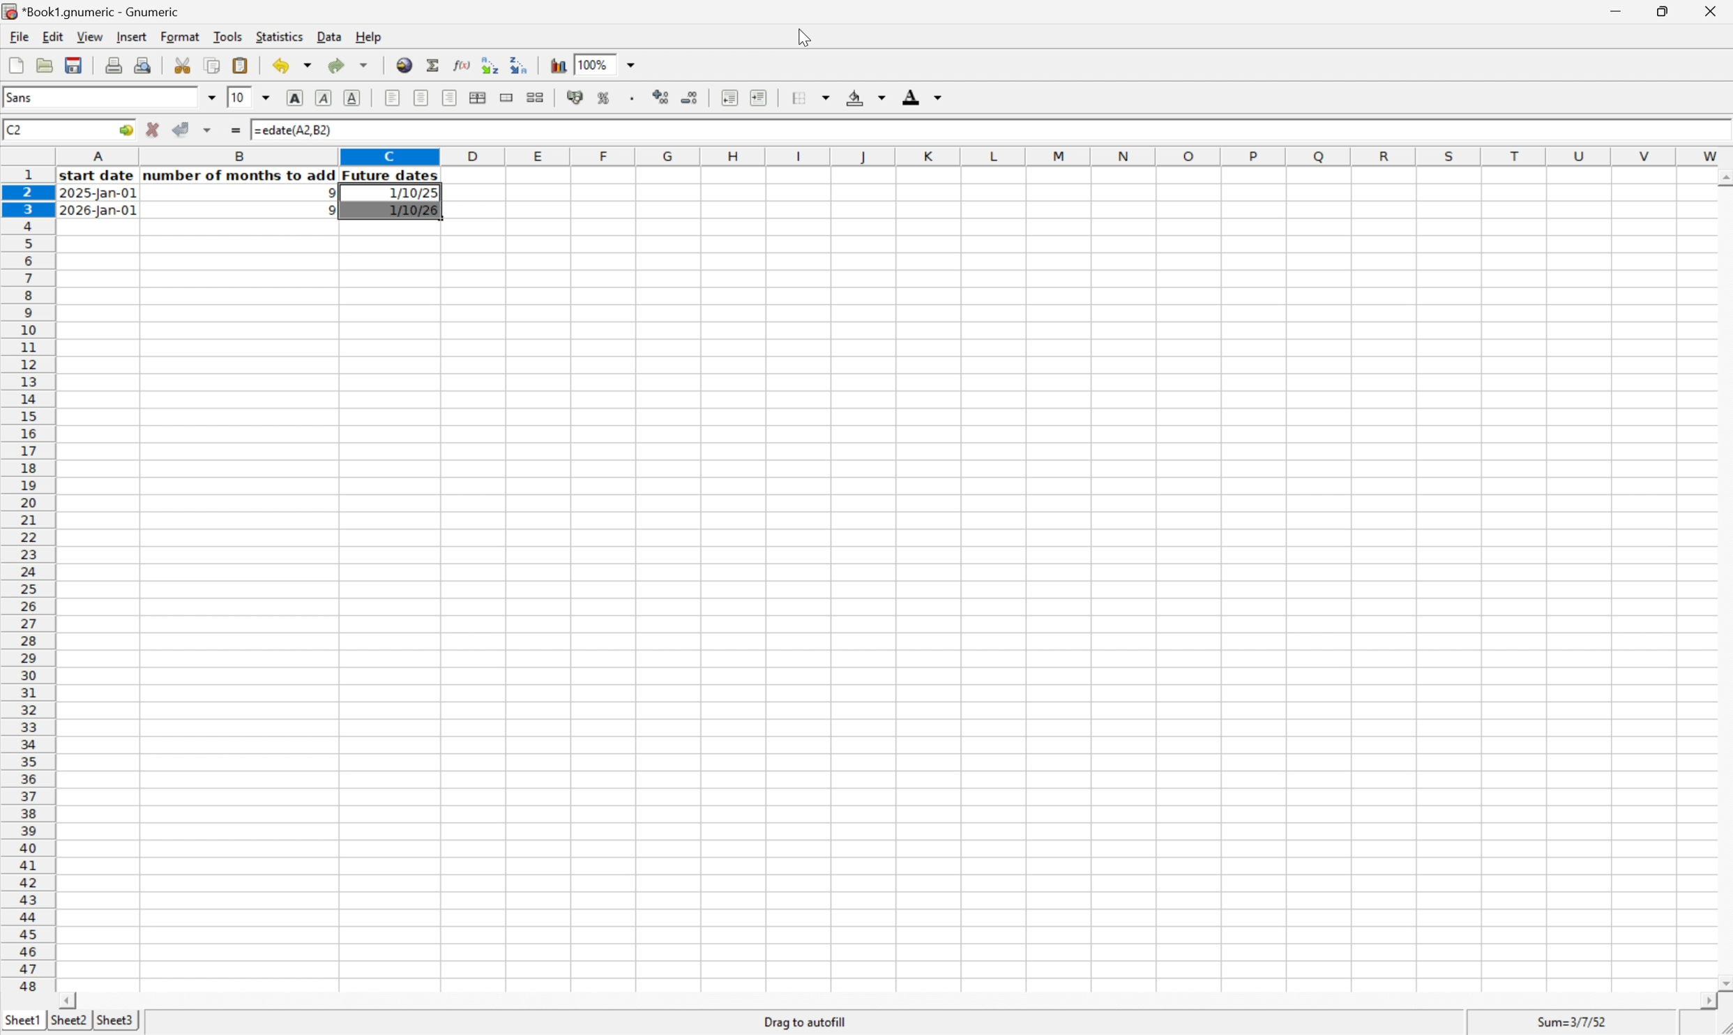  What do you see at coordinates (13, 130) in the screenshot?
I see `C3` at bounding box center [13, 130].